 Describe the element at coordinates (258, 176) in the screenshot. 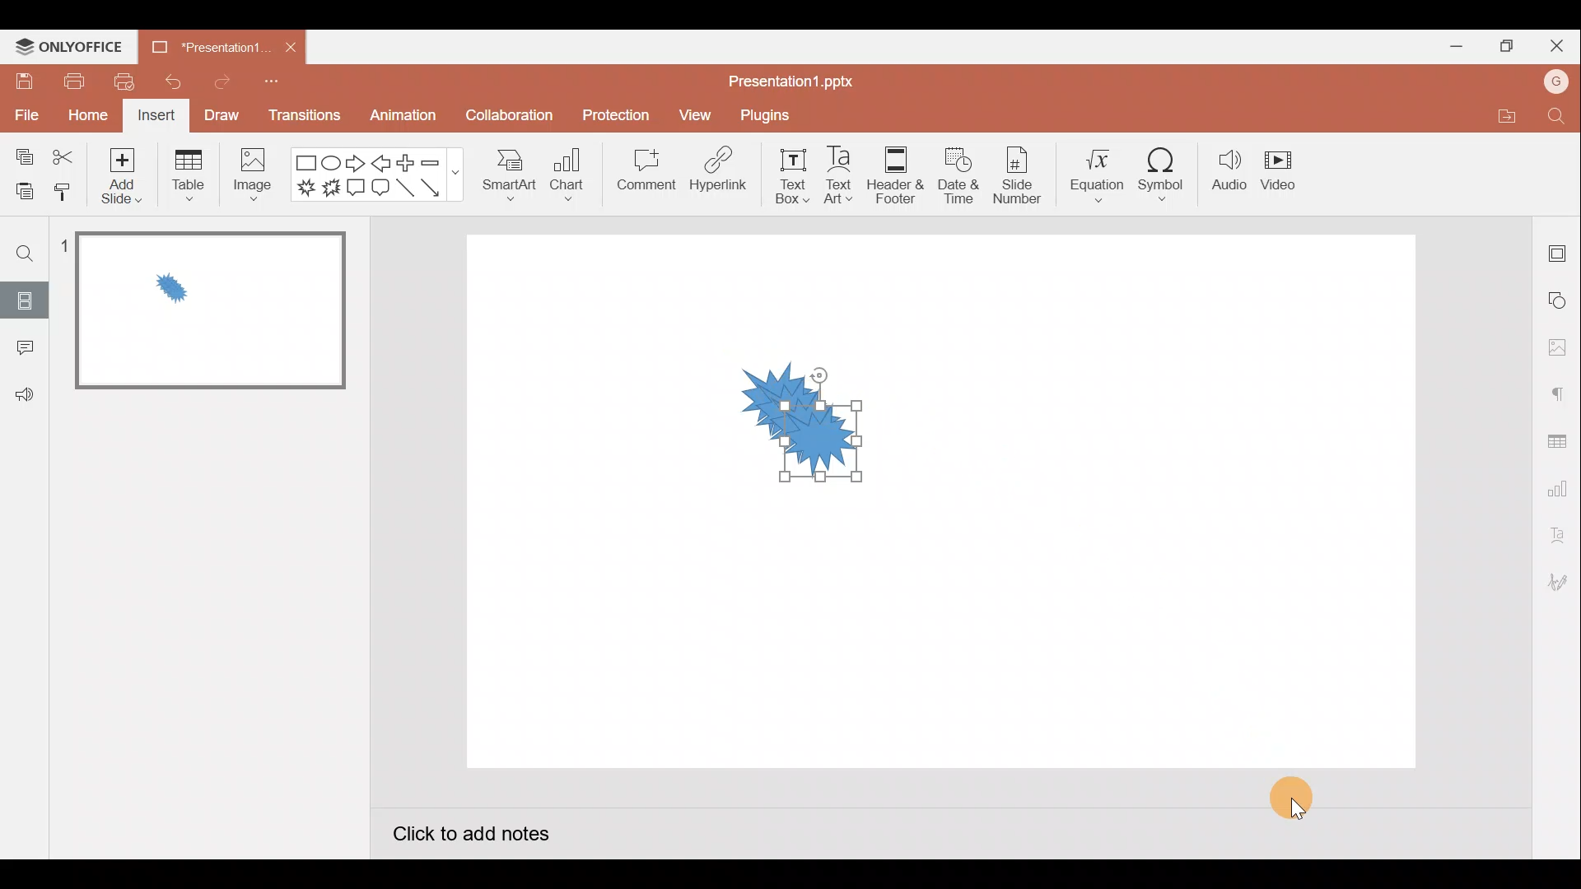

I see `Image` at that location.